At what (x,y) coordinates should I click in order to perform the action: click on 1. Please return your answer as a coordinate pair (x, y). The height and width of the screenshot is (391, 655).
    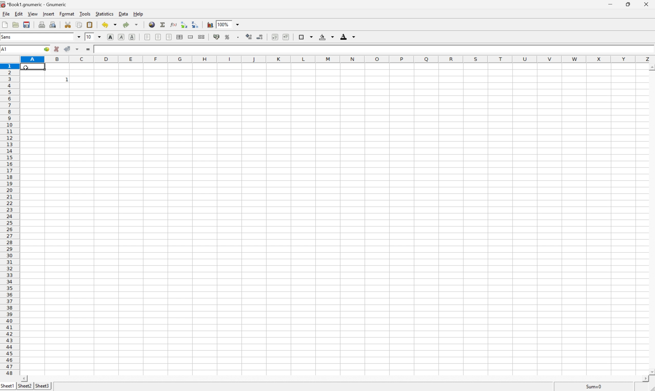
    Looking at the image, I should click on (66, 80).